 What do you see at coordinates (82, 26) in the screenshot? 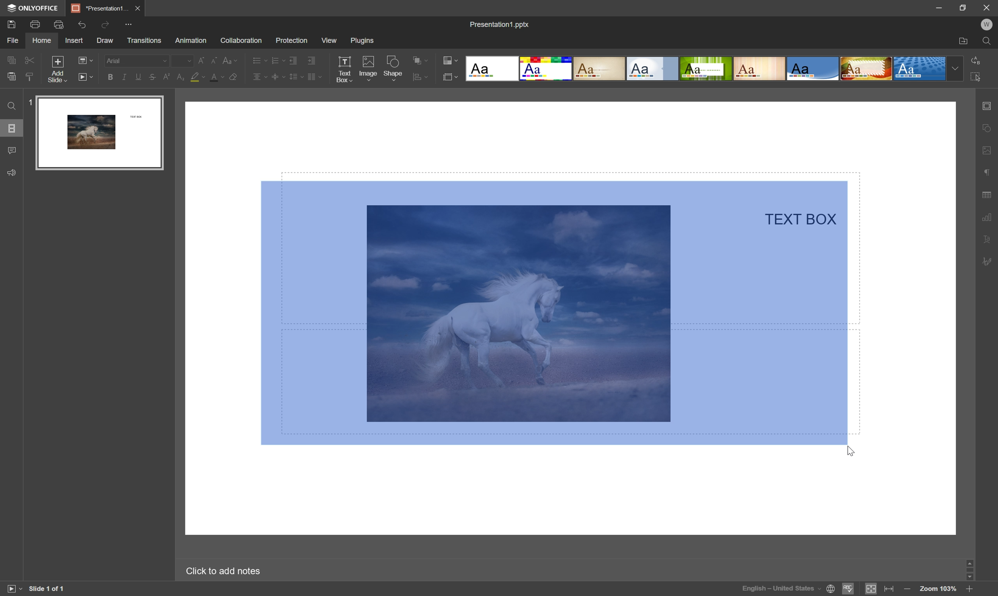
I see `undo` at bounding box center [82, 26].